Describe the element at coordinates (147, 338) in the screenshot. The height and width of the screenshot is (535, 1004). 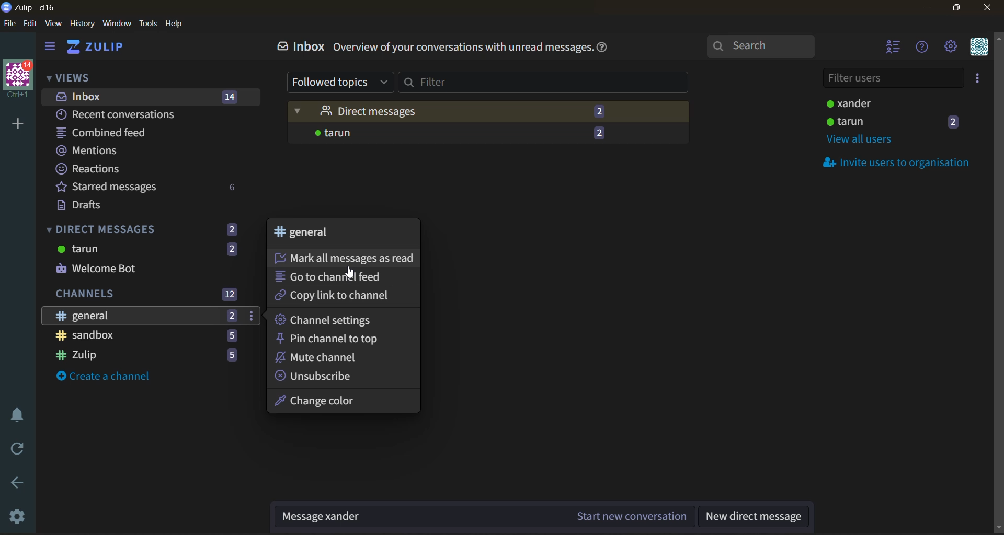
I see `sandbox 5` at that location.